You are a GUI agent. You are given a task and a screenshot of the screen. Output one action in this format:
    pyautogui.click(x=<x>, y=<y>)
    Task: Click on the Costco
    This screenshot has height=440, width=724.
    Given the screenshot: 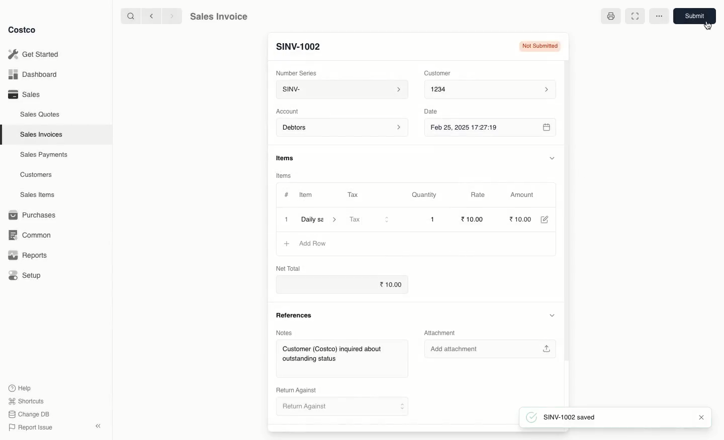 What is the action you would take?
    pyautogui.click(x=23, y=30)
    